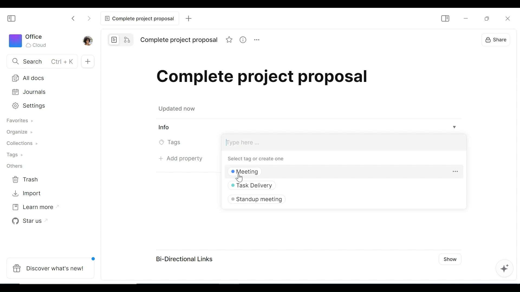 Image resolution: width=520 pixels, height=292 pixels. I want to click on Close, so click(508, 17).